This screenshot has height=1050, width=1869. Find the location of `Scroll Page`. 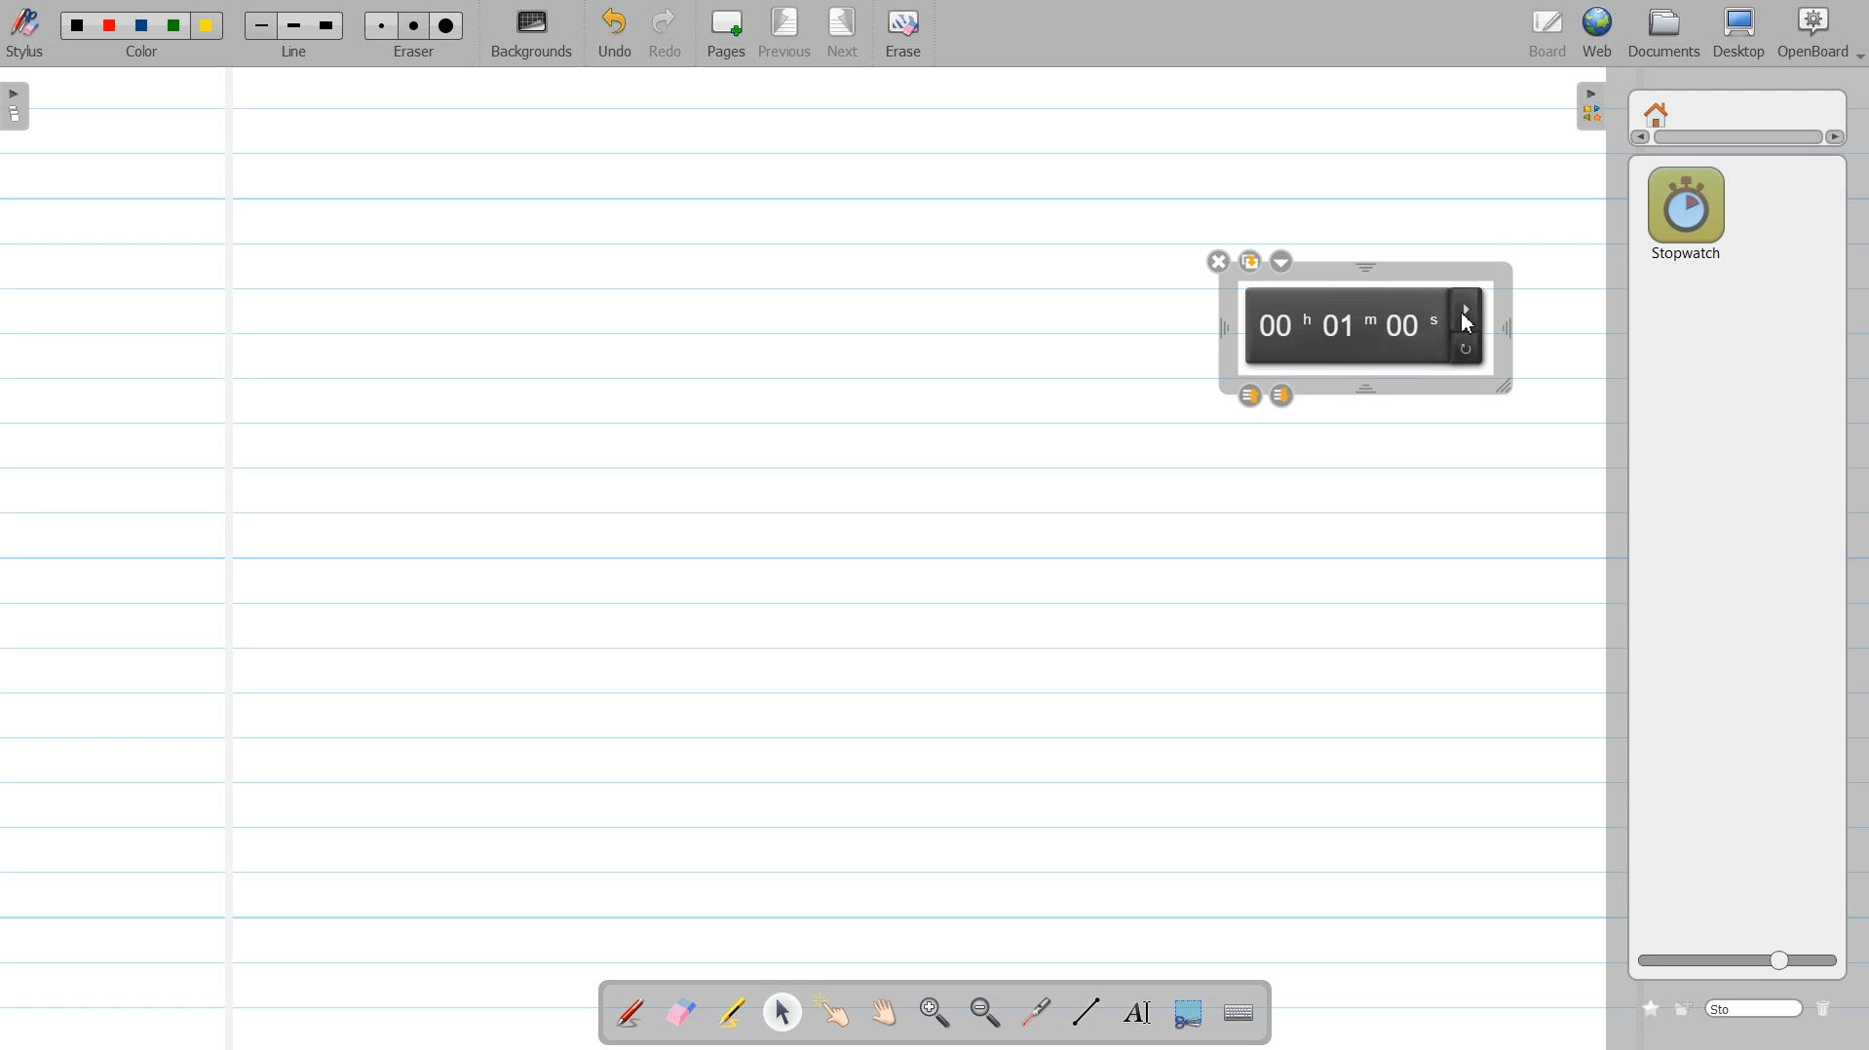

Scroll Page is located at coordinates (888, 1013).